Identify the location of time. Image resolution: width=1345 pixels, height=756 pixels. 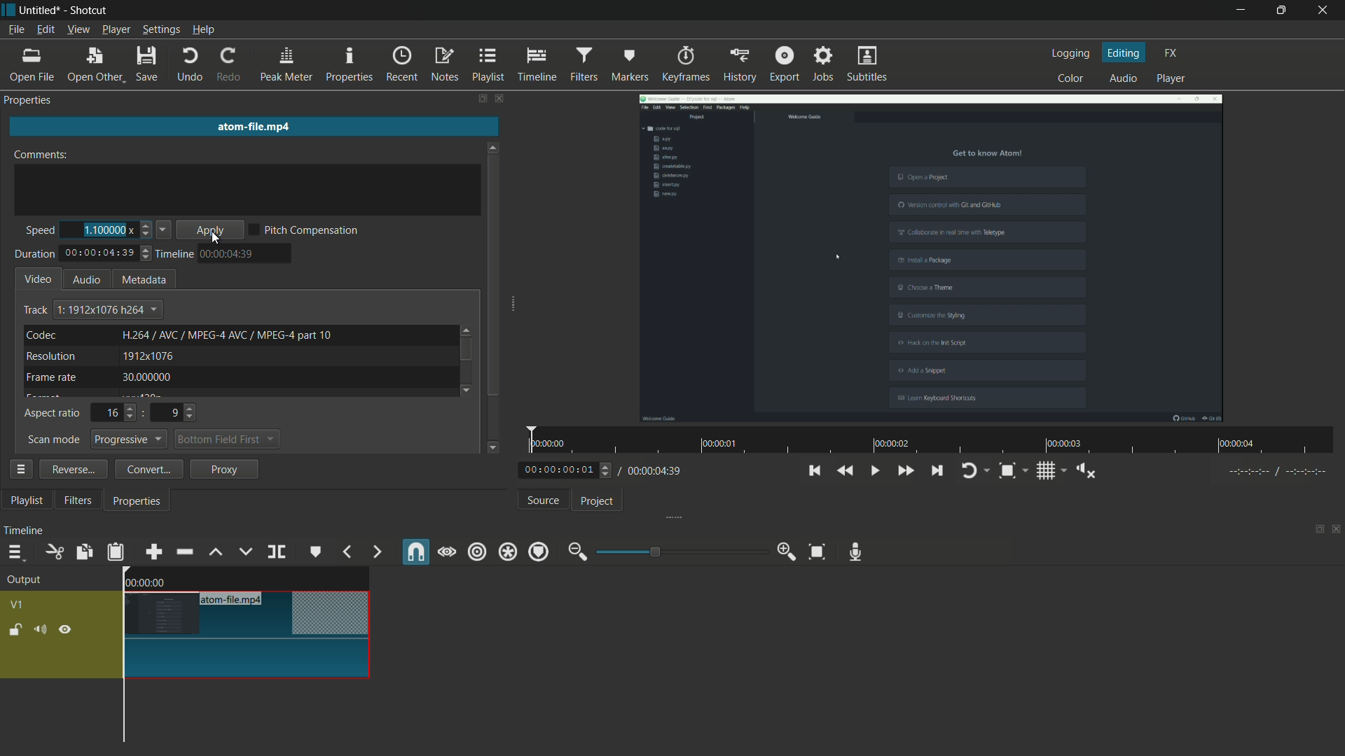
(228, 253).